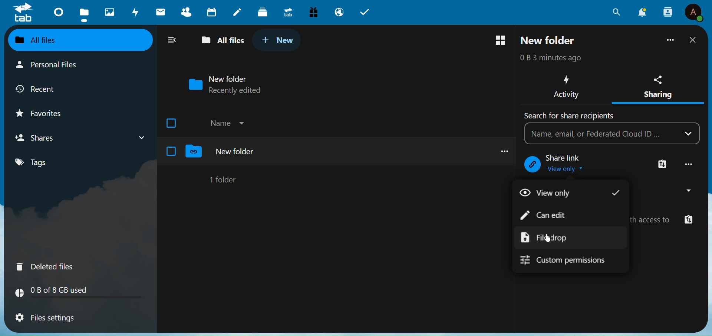 The image size is (712, 336). I want to click on File Settings, so click(50, 319).